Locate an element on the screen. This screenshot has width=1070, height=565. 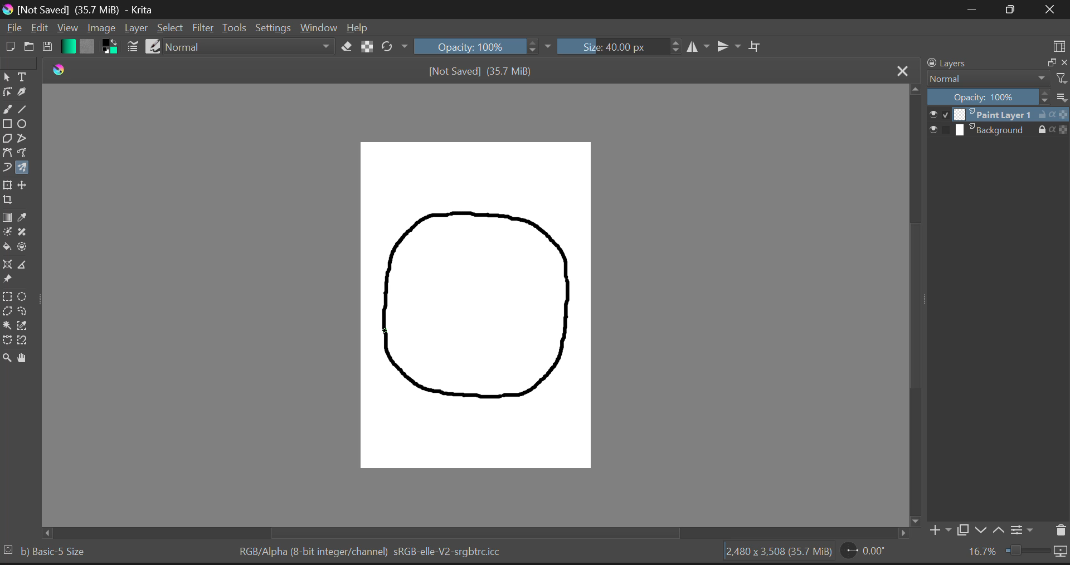
Brush Settings is located at coordinates (133, 46).